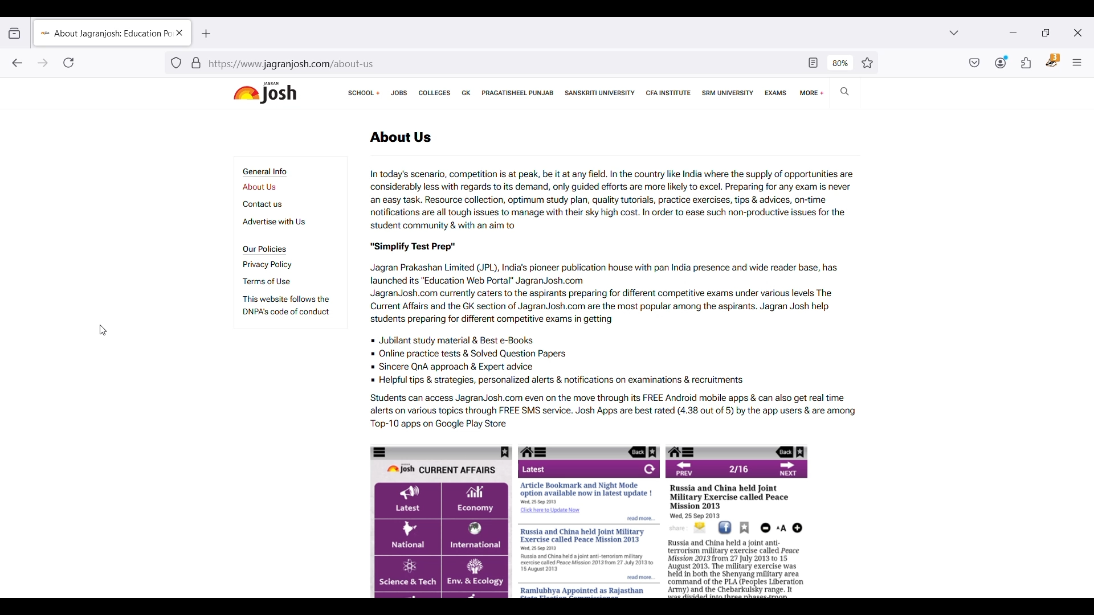 This screenshot has height=615, width=1094. I want to click on GK page, so click(466, 93).